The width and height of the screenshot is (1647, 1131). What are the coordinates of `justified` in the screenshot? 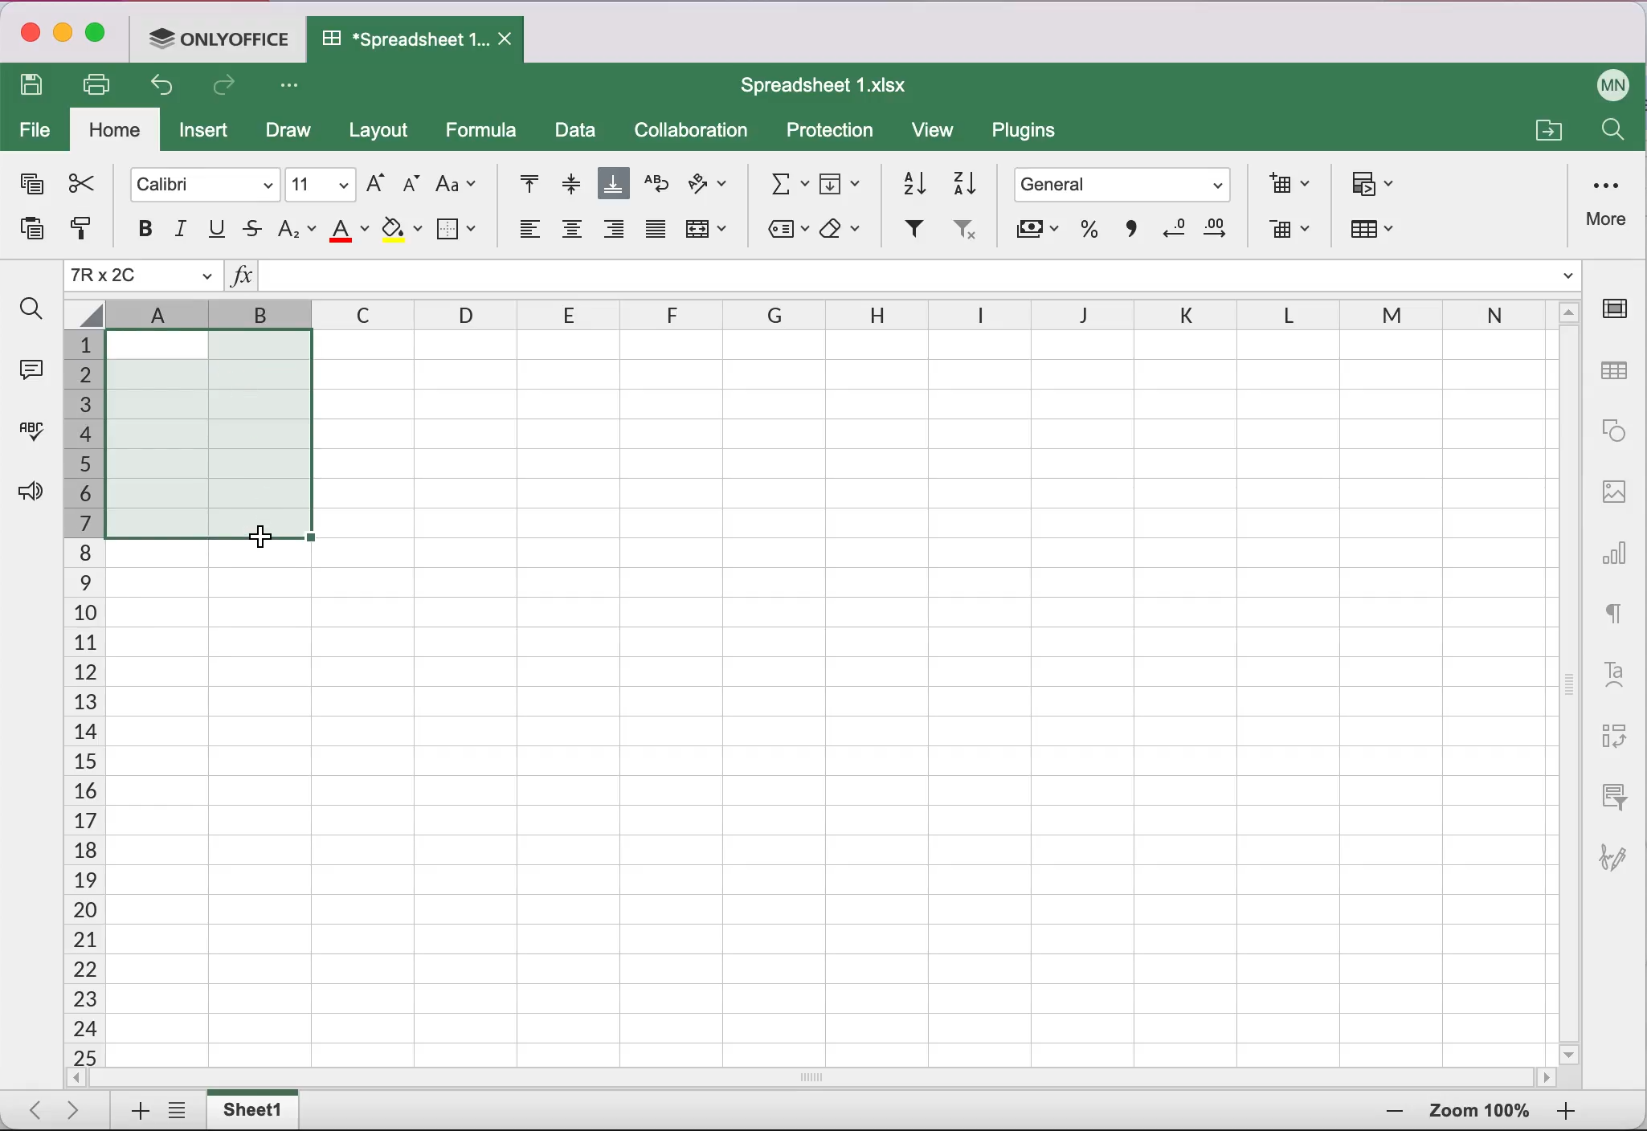 It's located at (654, 235).